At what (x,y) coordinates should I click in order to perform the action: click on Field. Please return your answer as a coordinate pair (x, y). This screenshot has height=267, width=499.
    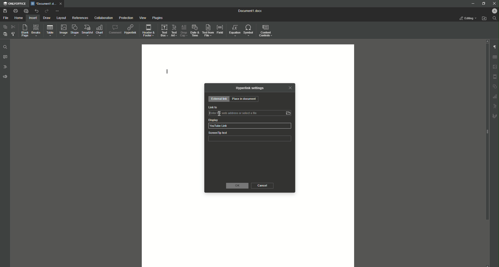
    Looking at the image, I should click on (220, 29).